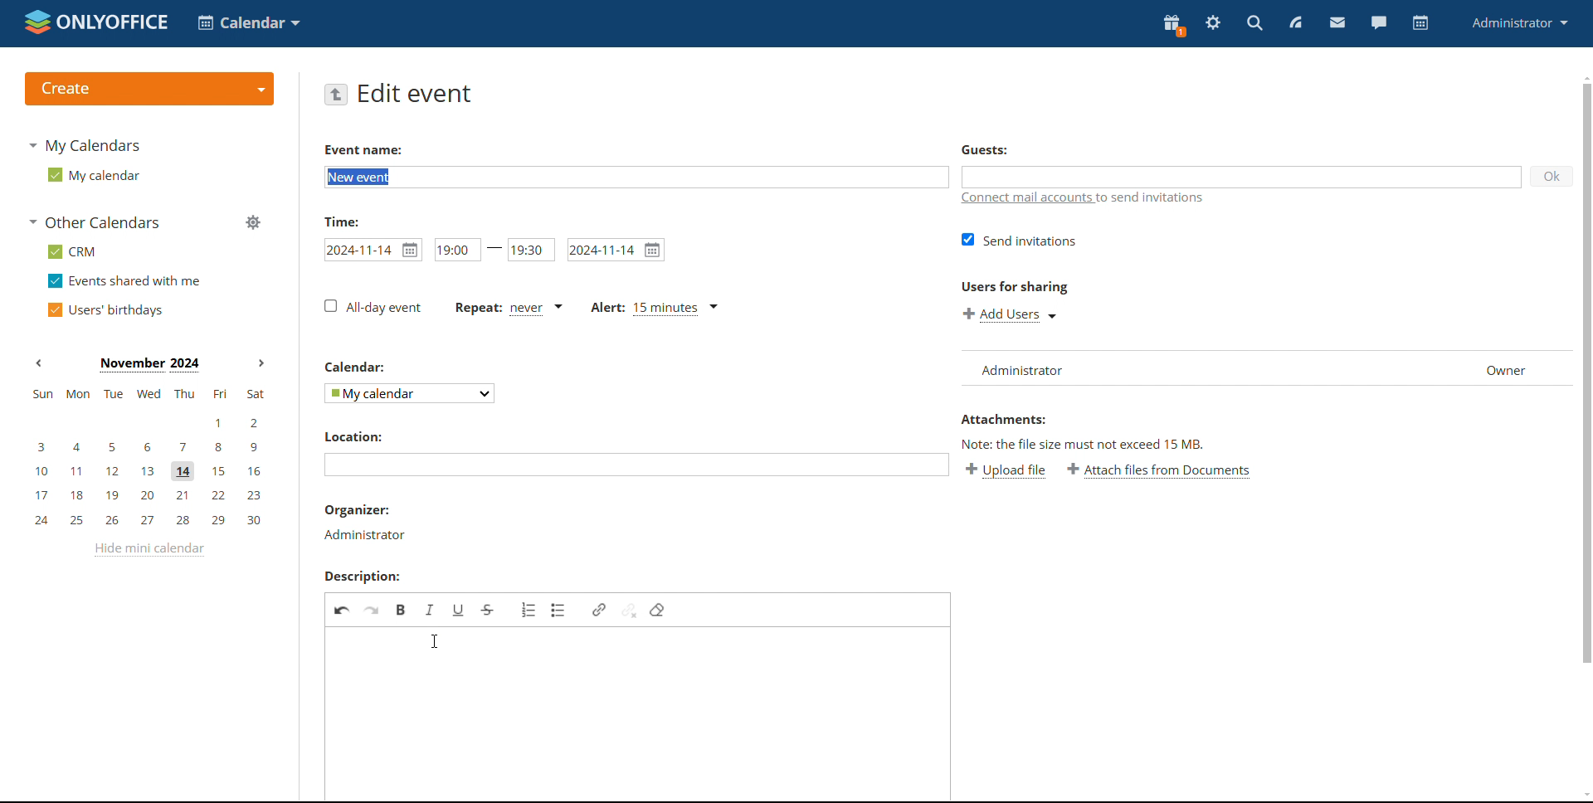 Image resolution: width=1593 pixels, height=803 pixels. What do you see at coordinates (559, 610) in the screenshot?
I see `insert/remove bulleted list` at bounding box center [559, 610].